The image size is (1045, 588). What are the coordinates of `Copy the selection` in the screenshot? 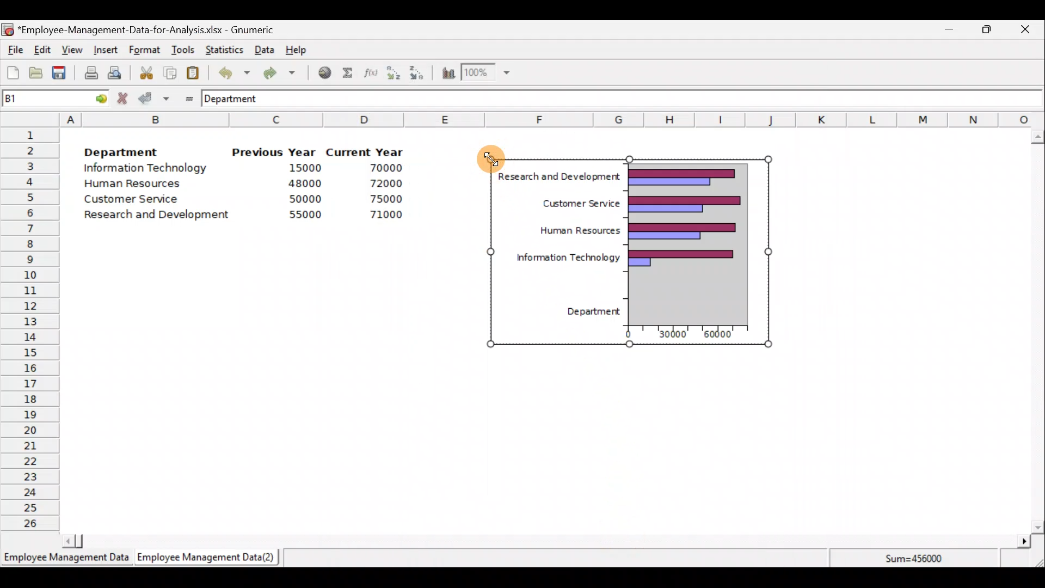 It's located at (169, 71).